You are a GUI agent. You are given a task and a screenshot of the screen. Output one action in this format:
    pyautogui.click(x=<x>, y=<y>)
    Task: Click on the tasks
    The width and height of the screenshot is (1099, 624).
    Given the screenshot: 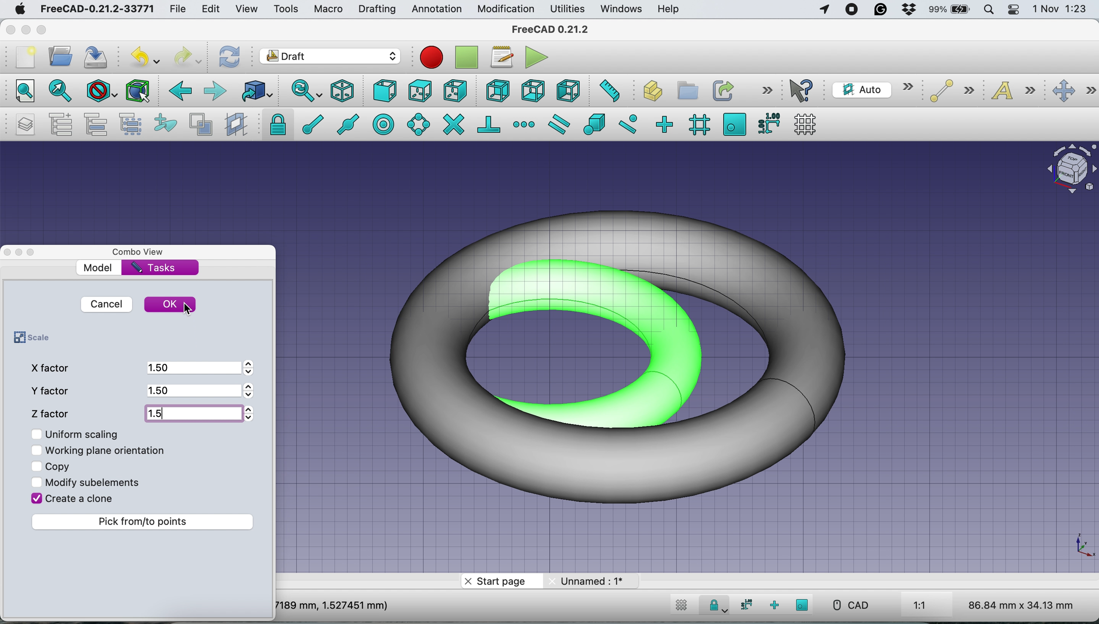 What is the action you would take?
    pyautogui.click(x=155, y=268)
    